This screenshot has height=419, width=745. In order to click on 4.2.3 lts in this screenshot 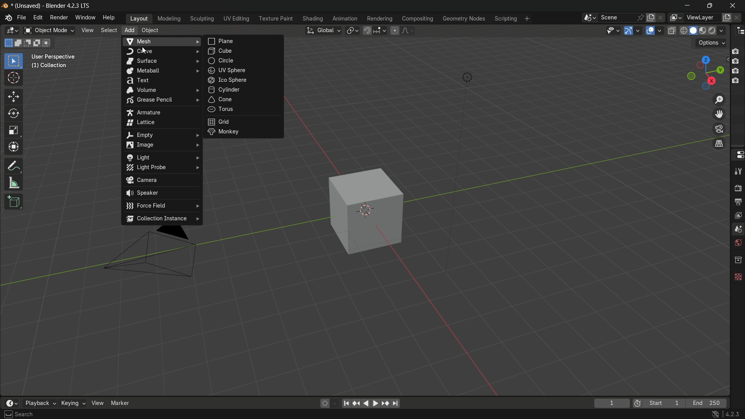, I will do `click(726, 414)`.